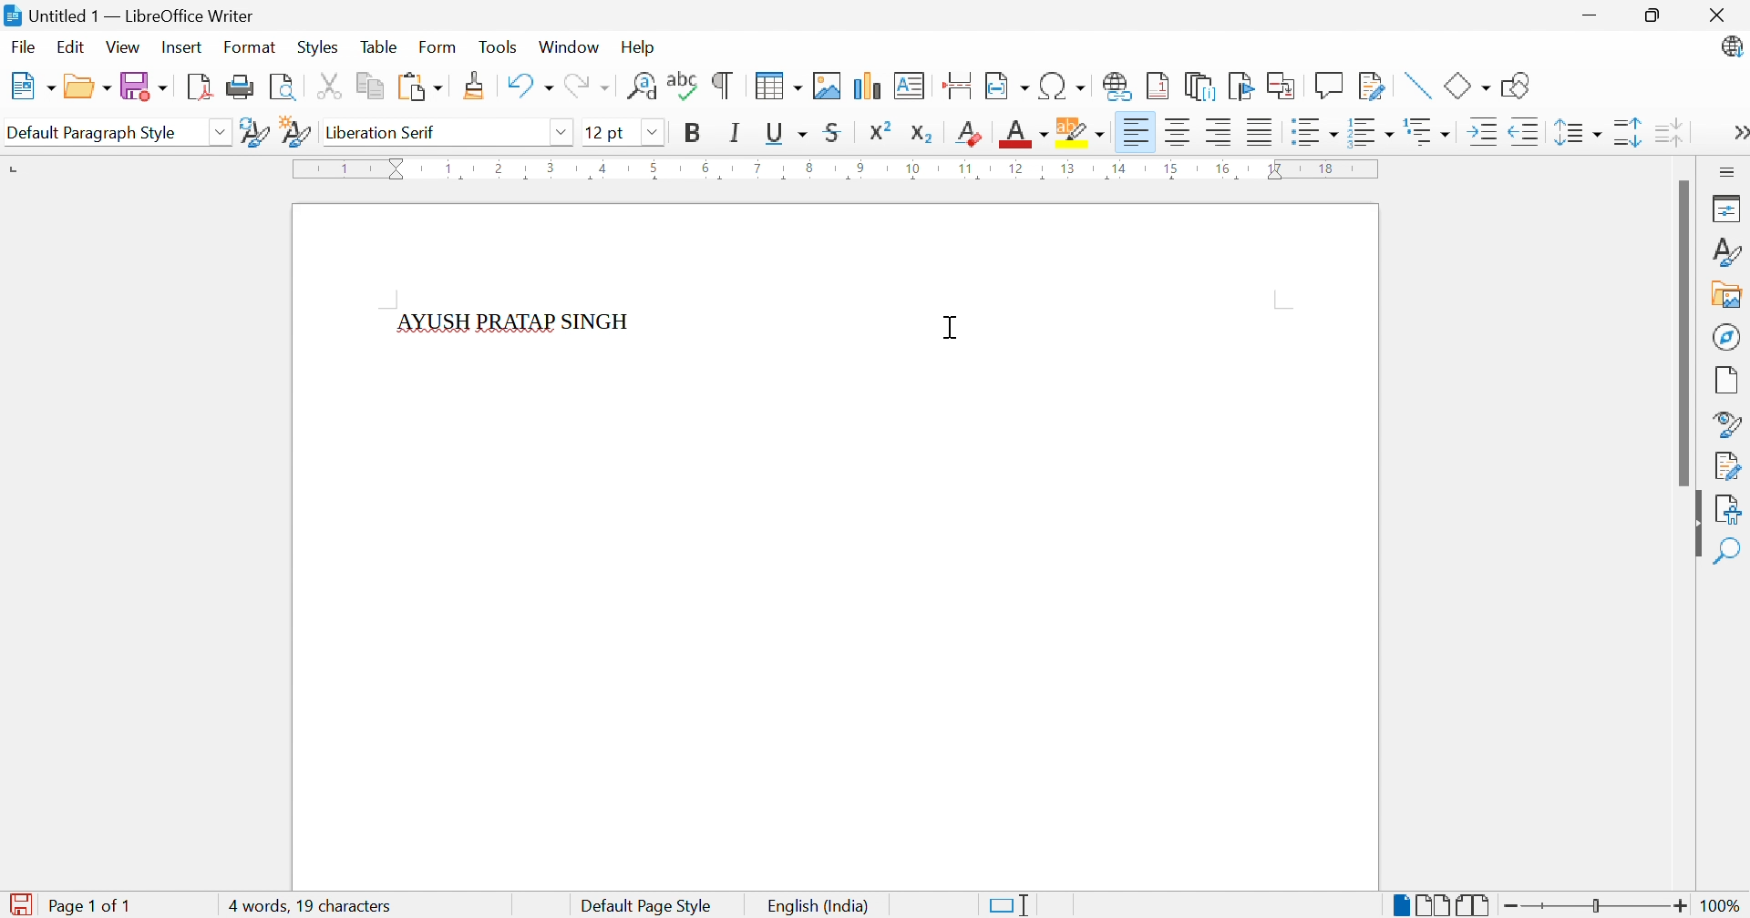 The width and height of the screenshot is (1750, 918). What do you see at coordinates (249, 46) in the screenshot?
I see `Format` at bounding box center [249, 46].